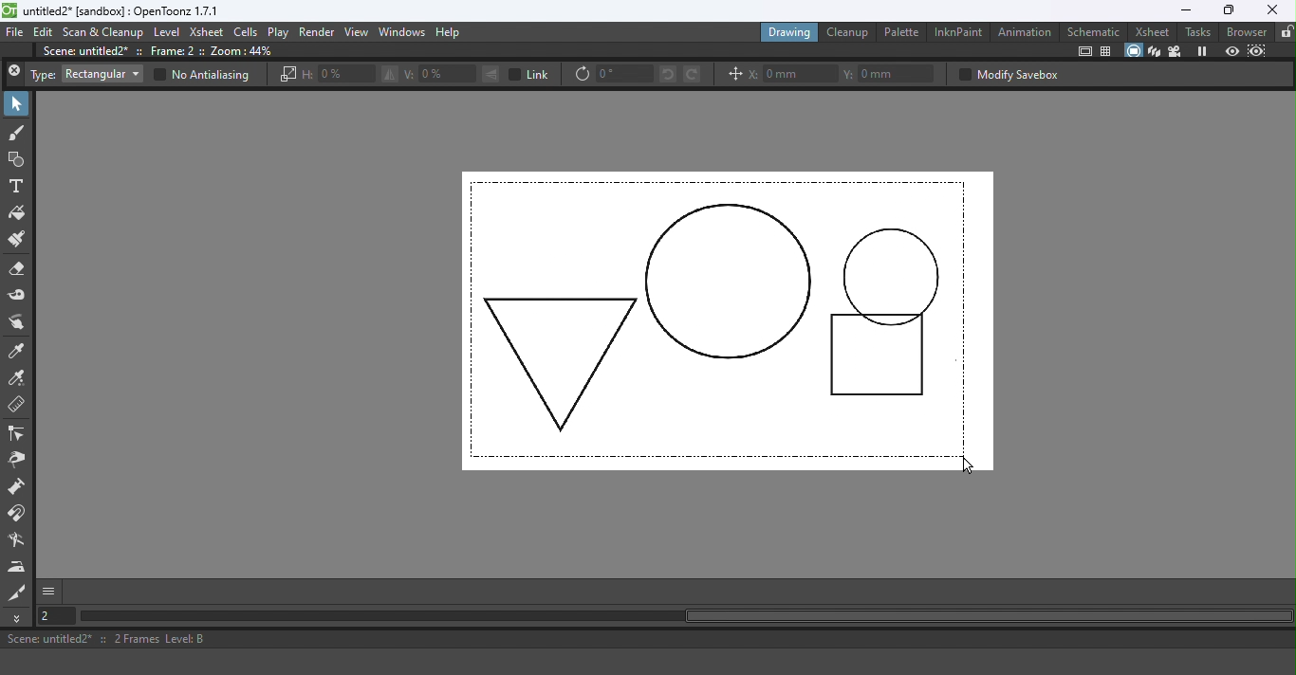 The width and height of the screenshot is (1296, 675). Describe the element at coordinates (957, 31) in the screenshot. I see `InknPaint` at that location.